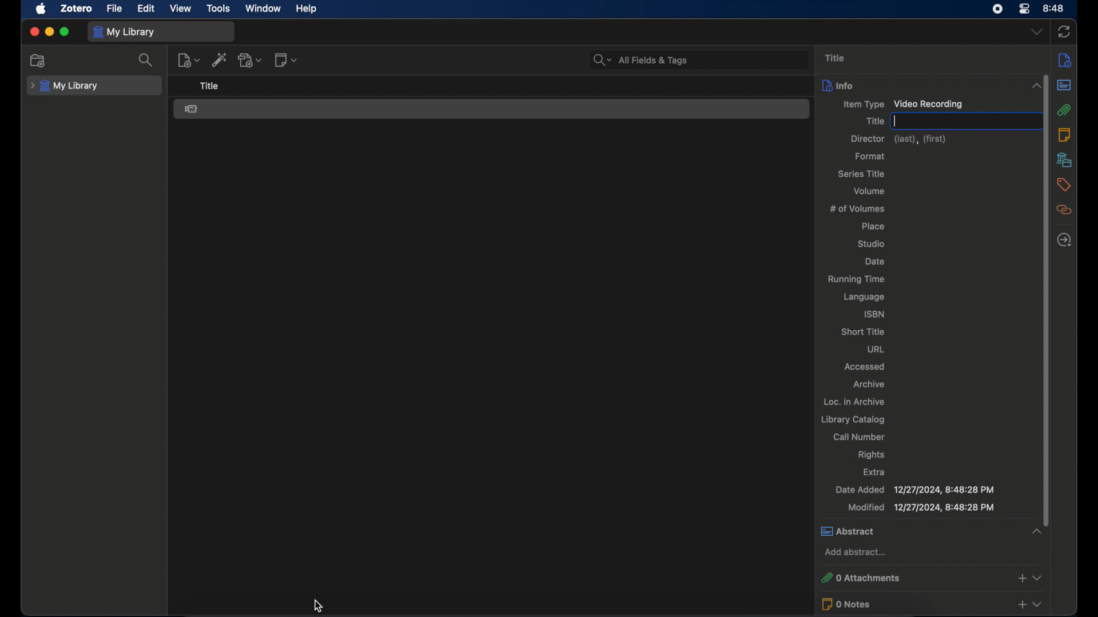 The height and width of the screenshot is (617, 1098). I want to click on new item, so click(188, 60).